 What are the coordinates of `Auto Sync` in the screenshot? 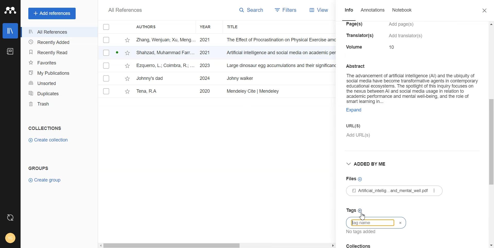 It's located at (11, 218).